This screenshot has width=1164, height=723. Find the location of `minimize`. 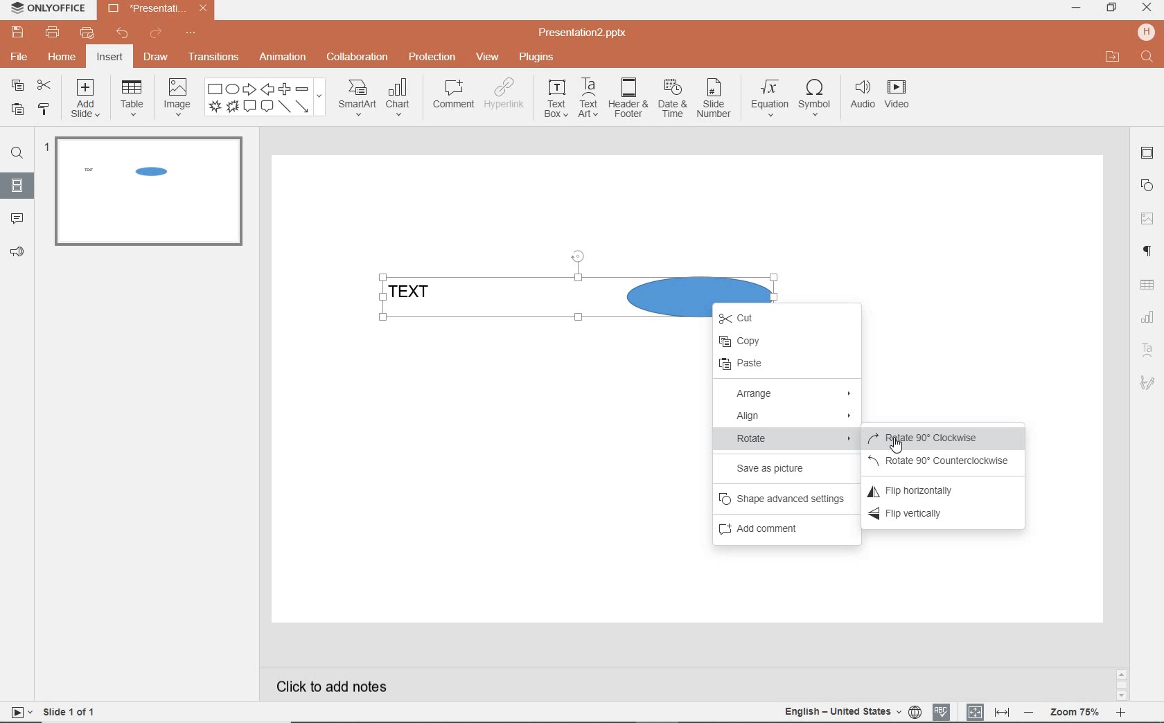

minimize is located at coordinates (1075, 8).